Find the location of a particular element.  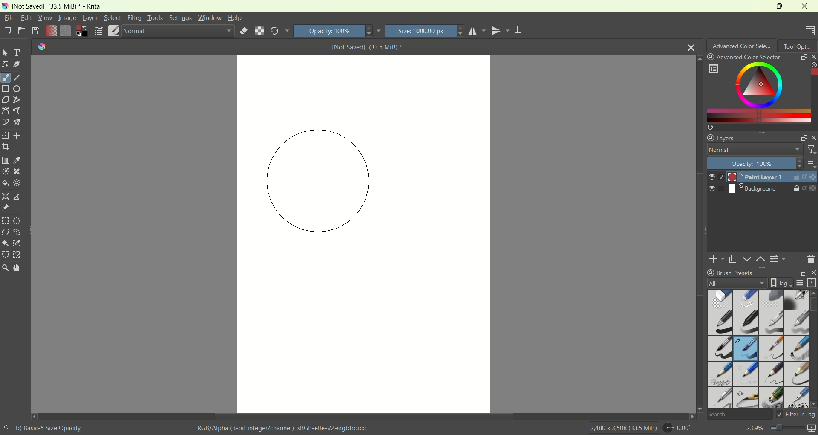

rectangle is located at coordinates (6, 90).